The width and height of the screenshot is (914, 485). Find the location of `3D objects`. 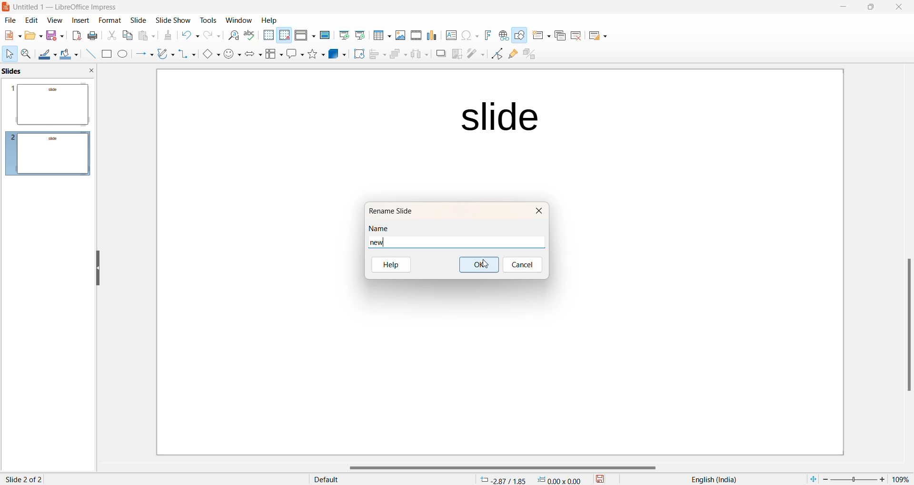

3D objects is located at coordinates (336, 55).